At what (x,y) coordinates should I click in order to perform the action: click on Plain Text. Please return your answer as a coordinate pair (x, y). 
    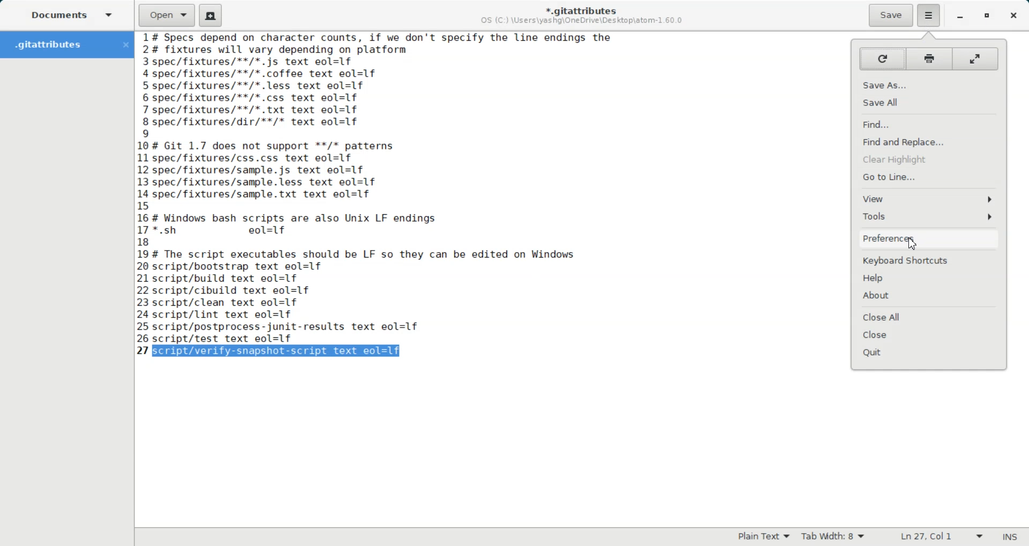
    Looking at the image, I should click on (761, 537).